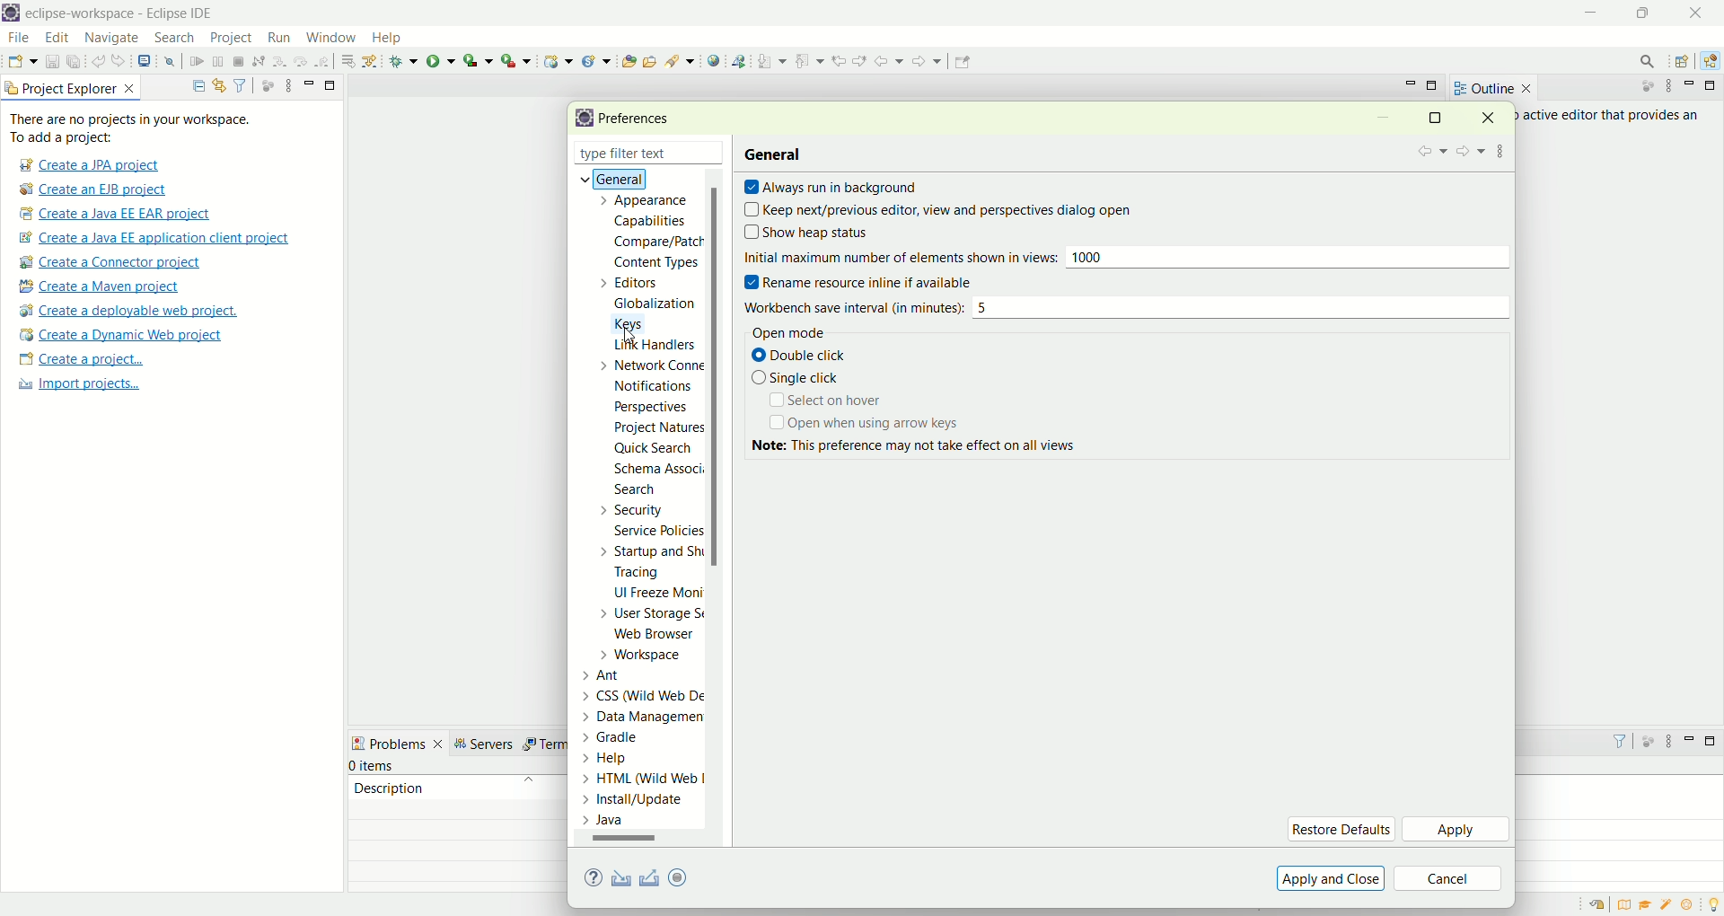 This screenshot has width=1724, height=916. Describe the element at coordinates (75, 62) in the screenshot. I see `save all` at that location.